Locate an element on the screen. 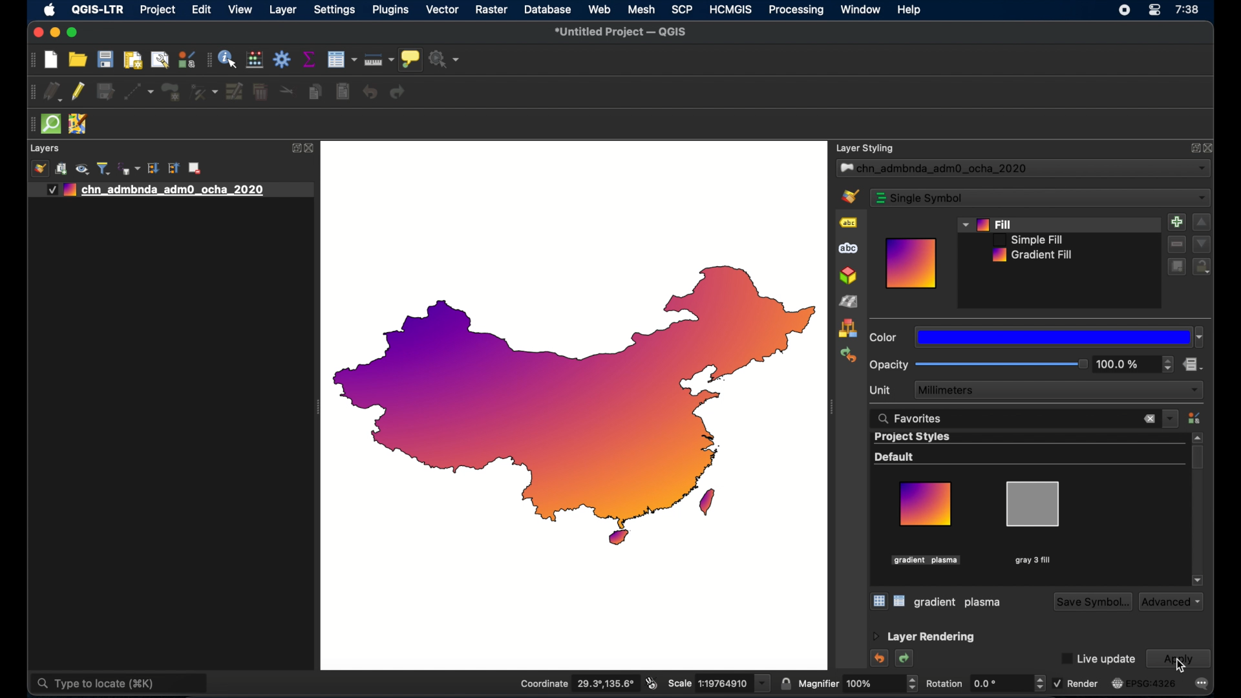  simple fill is located at coordinates (1028, 240).